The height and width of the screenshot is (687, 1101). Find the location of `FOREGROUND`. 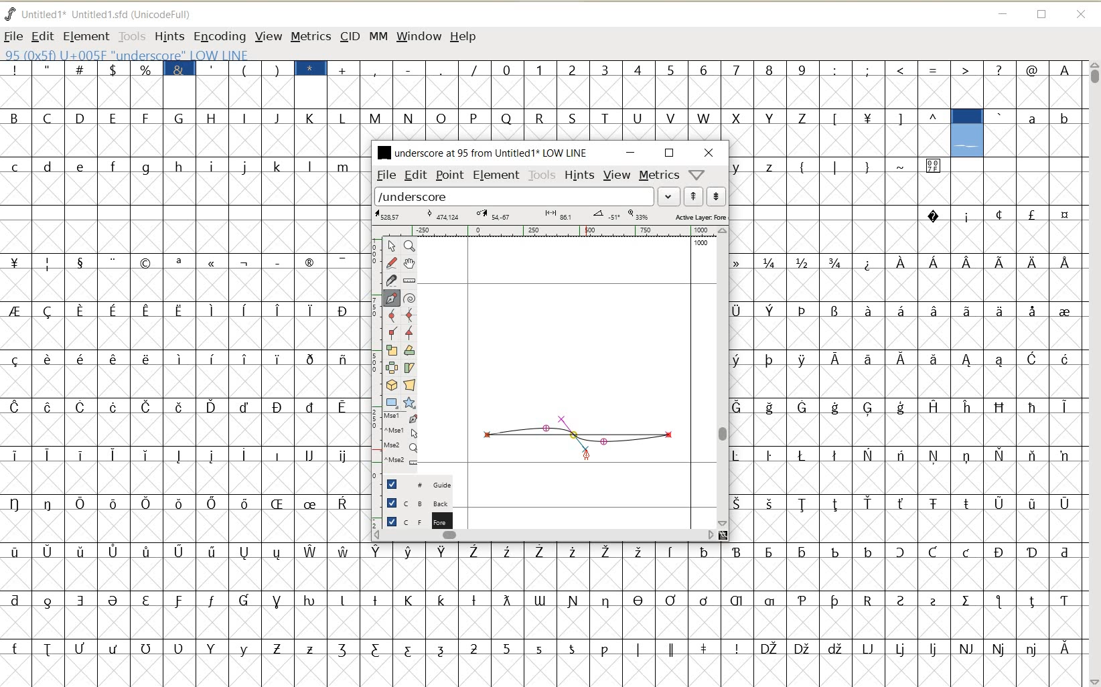

FOREGROUND is located at coordinates (413, 520).